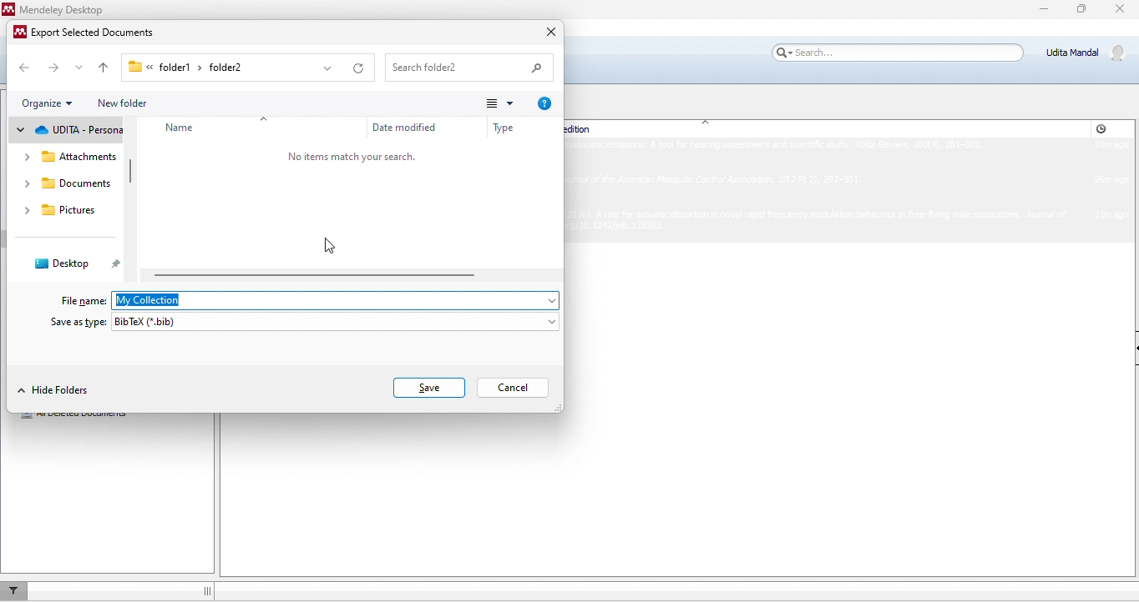  I want to click on change view, so click(495, 103).